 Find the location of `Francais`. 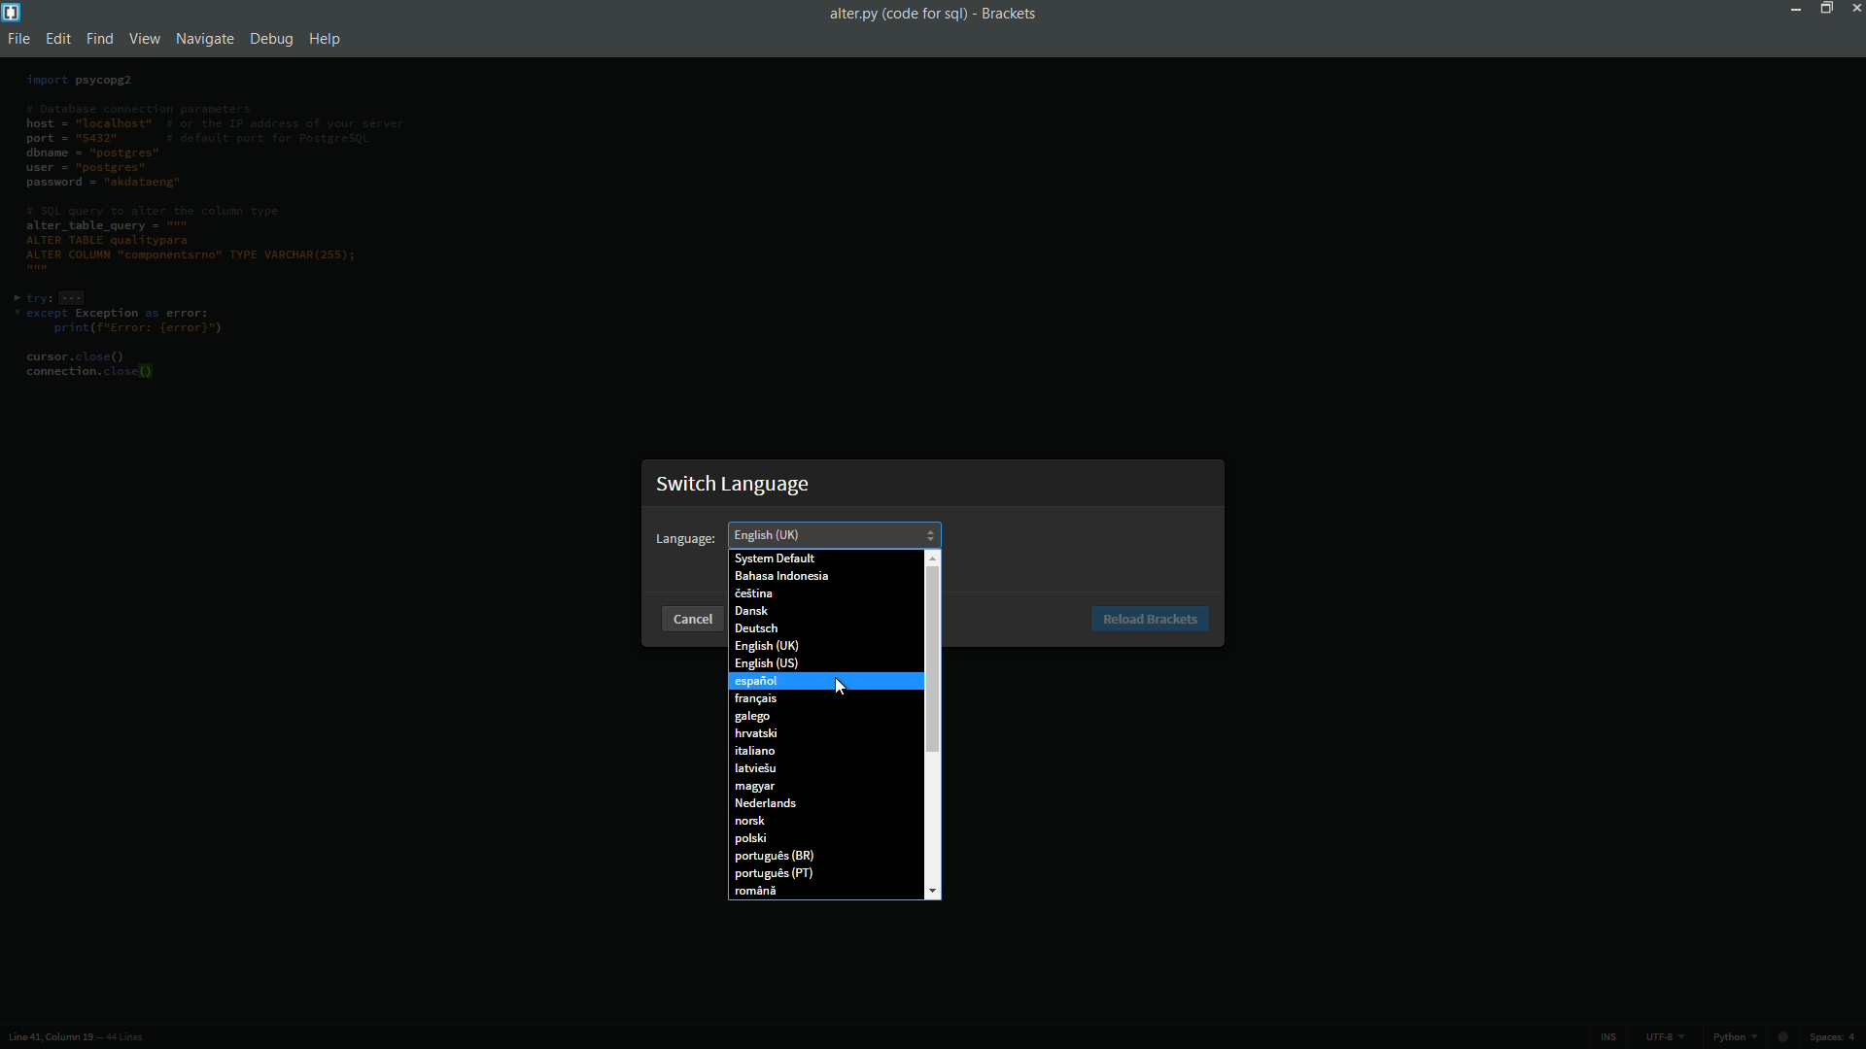

Francais is located at coordinates (821, 700).